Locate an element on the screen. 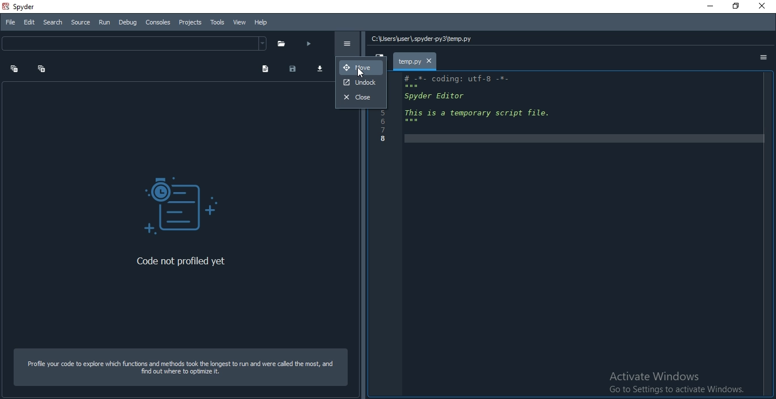 This screenshot has height=399, width=776. spyder is located at coordinates (24, 6).